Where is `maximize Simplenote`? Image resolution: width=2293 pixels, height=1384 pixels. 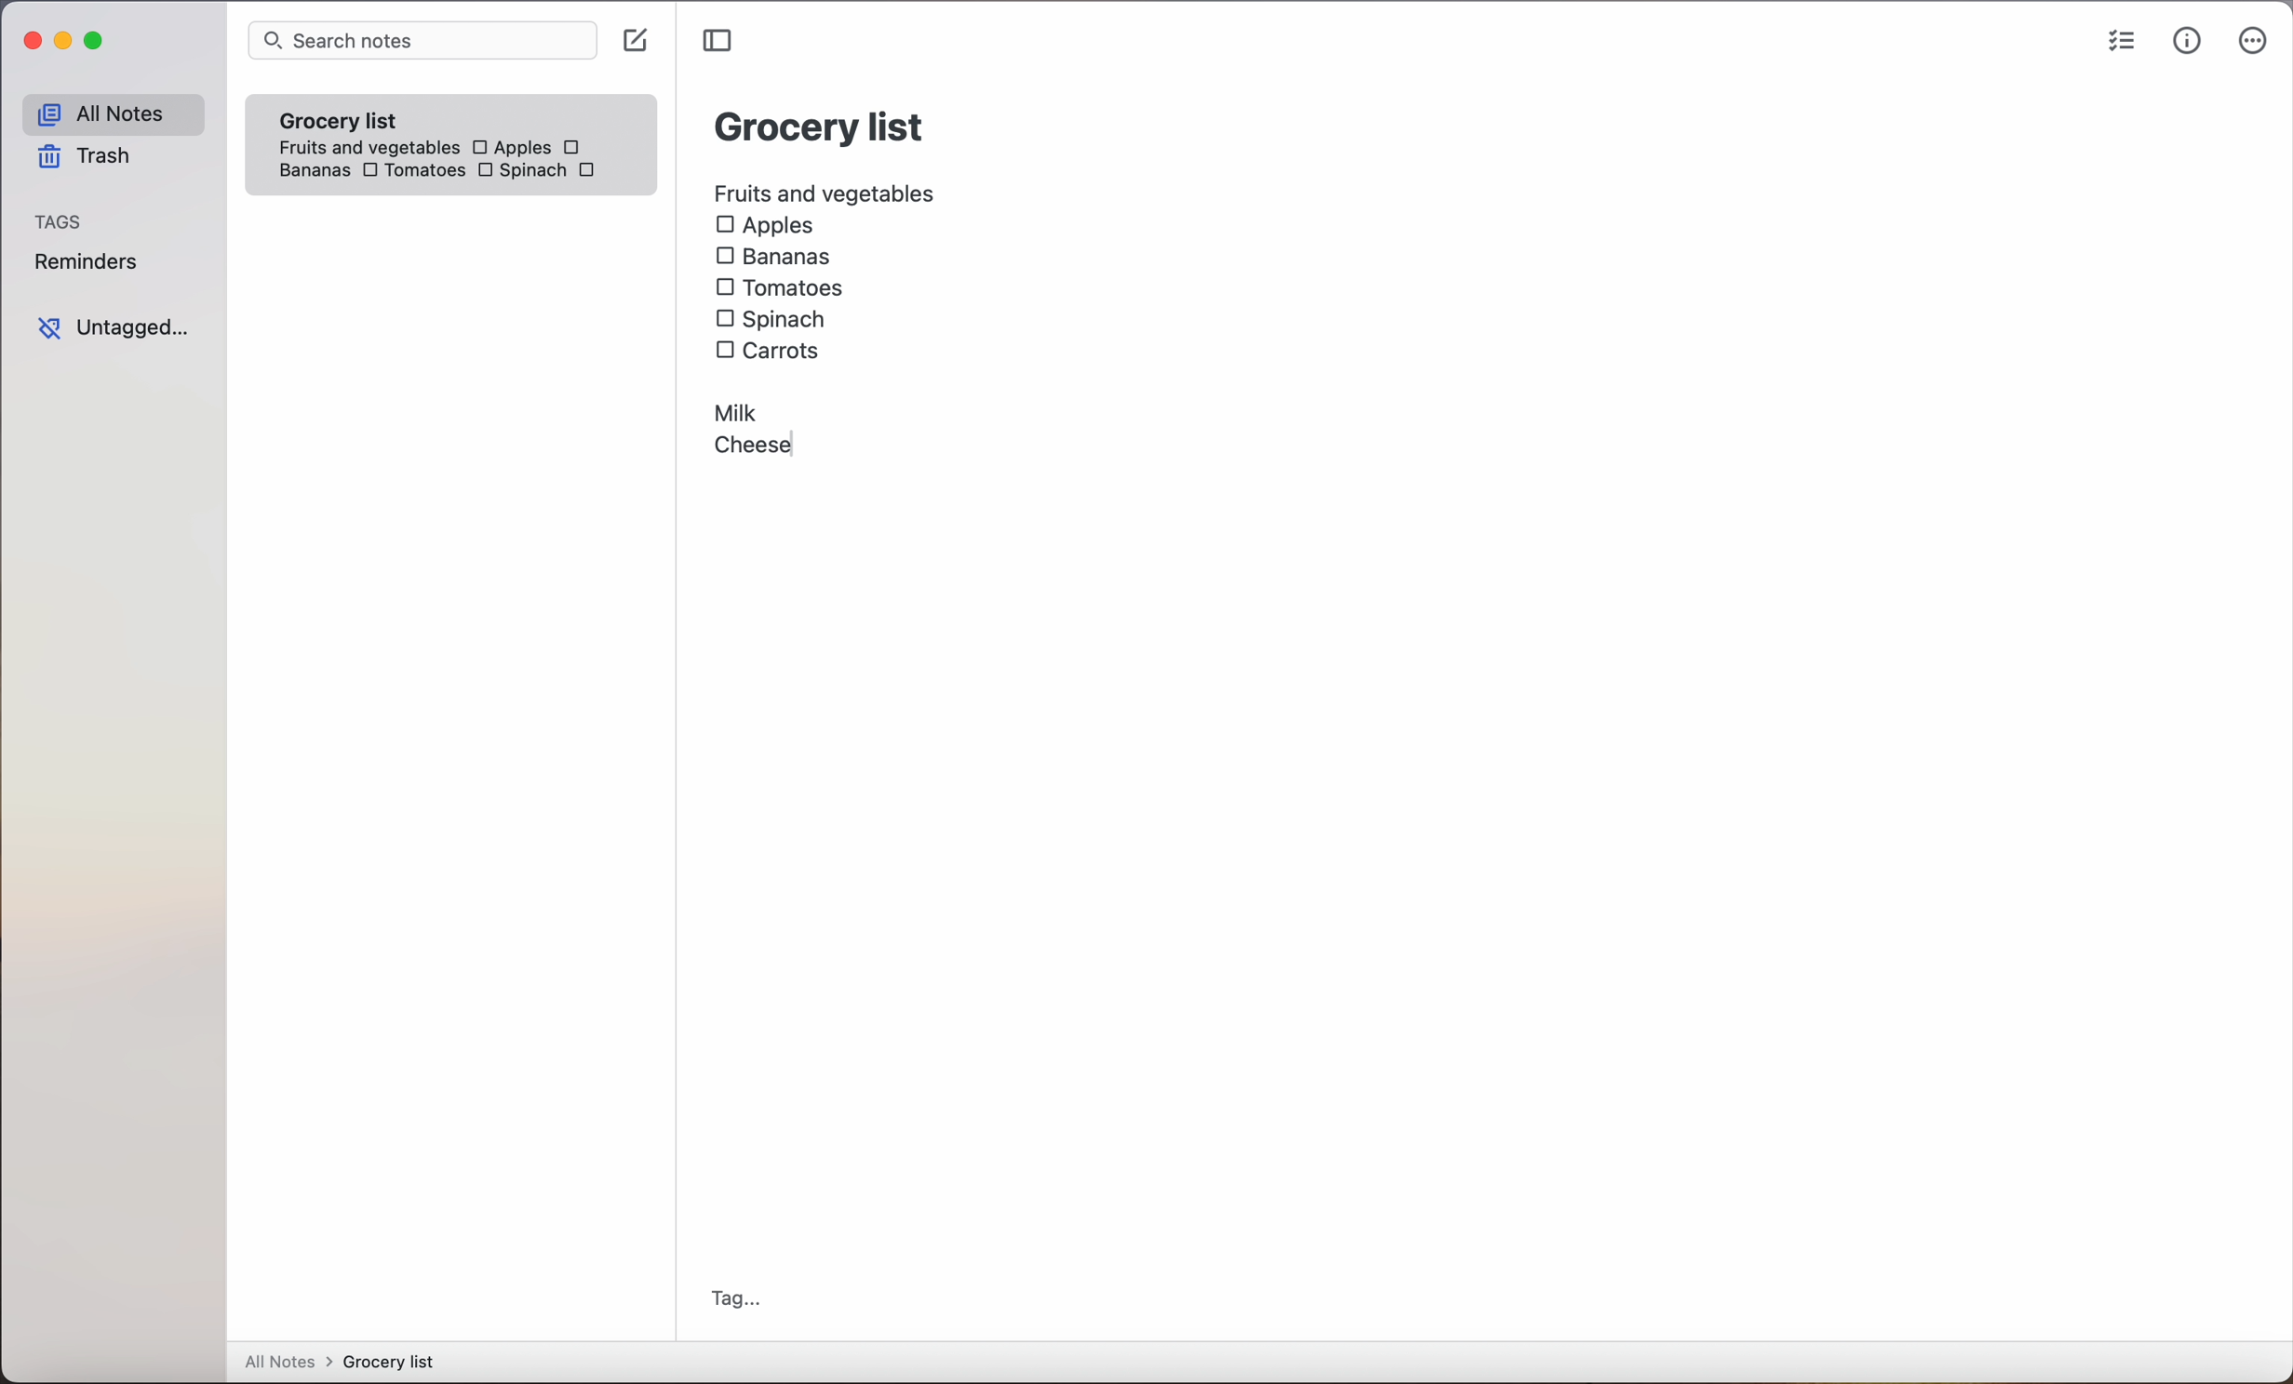 maximize Simplenote is located at coordinates (99, 43).